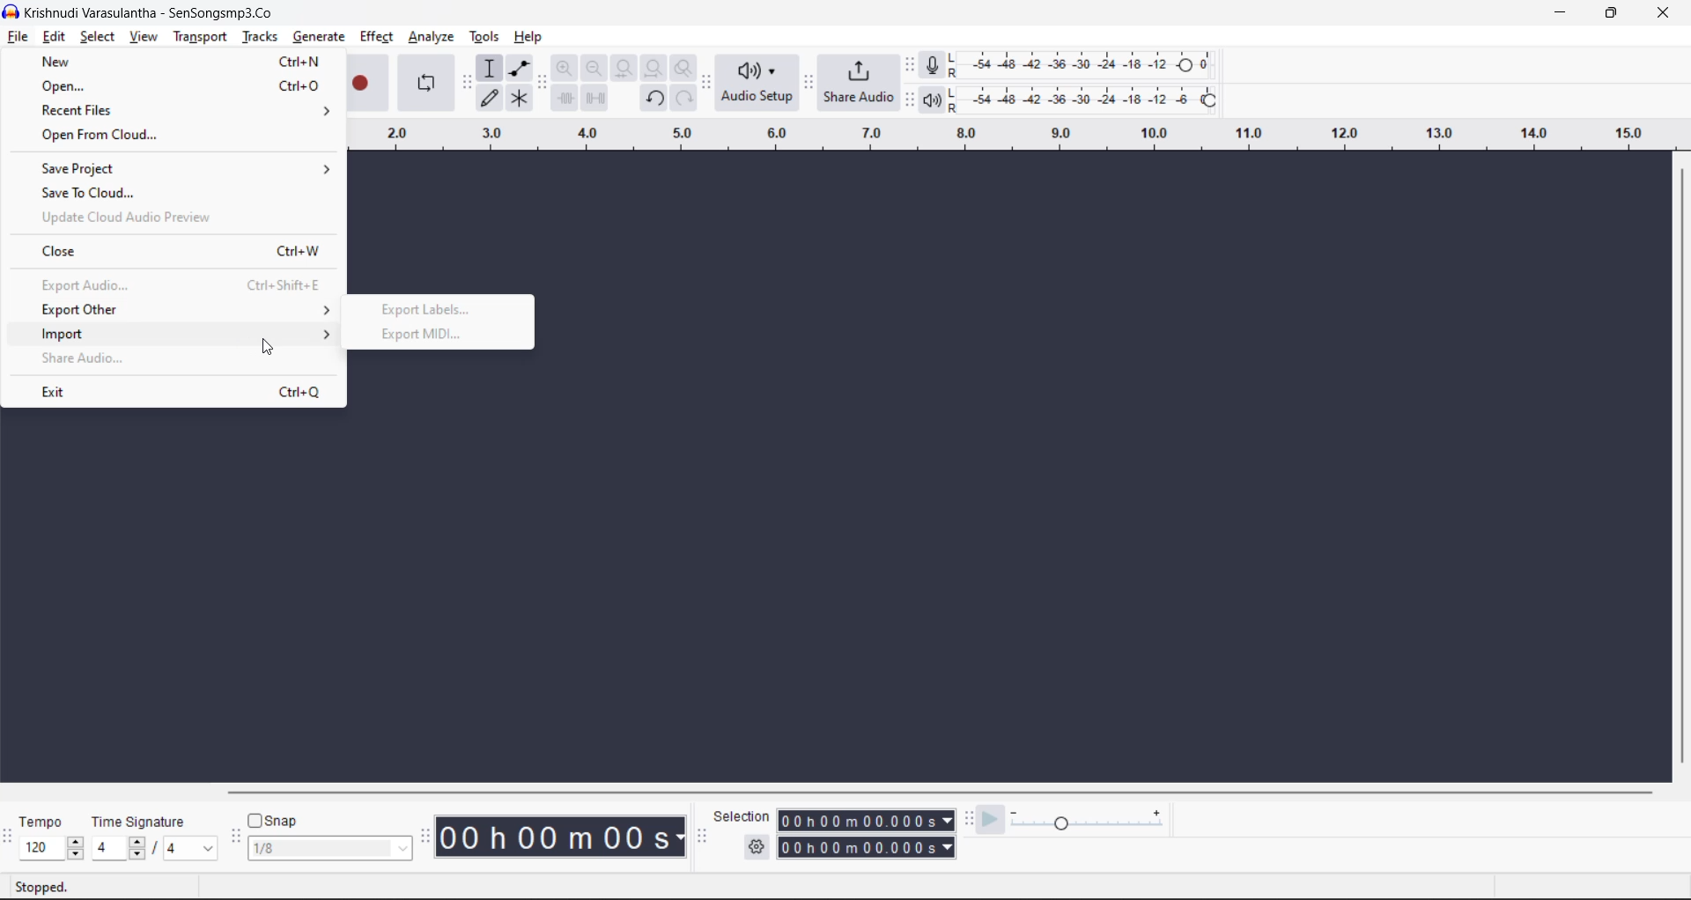  Describe the element at coordinates (990, 820) in the screenshot. I see `play at speed` at that location.